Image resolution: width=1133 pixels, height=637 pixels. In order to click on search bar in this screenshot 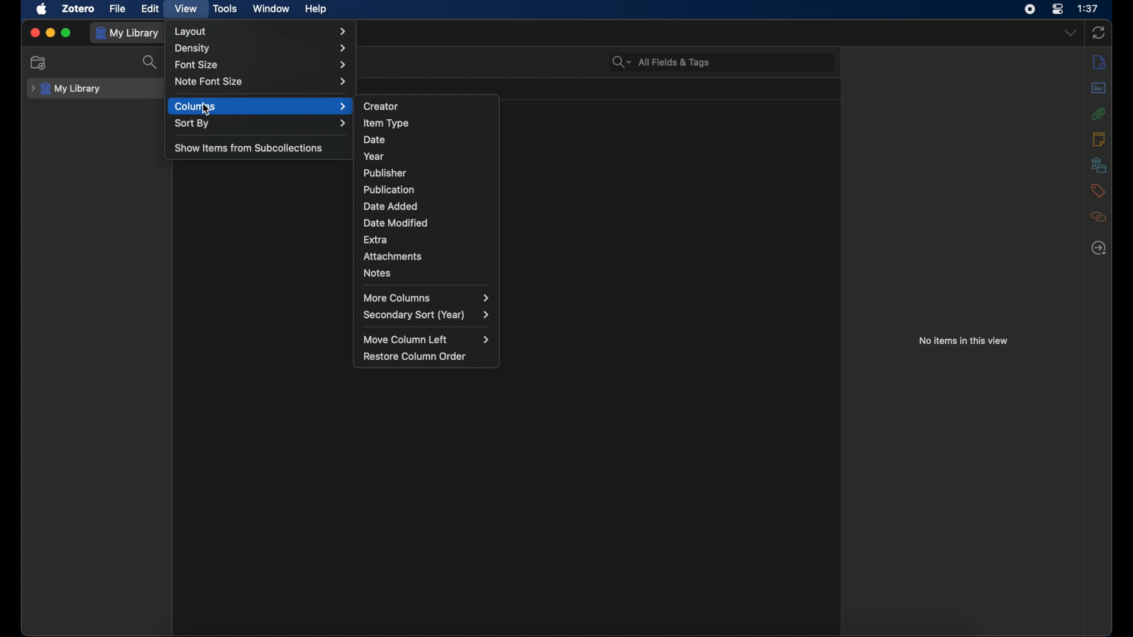, I will do `click(662, 62)`.